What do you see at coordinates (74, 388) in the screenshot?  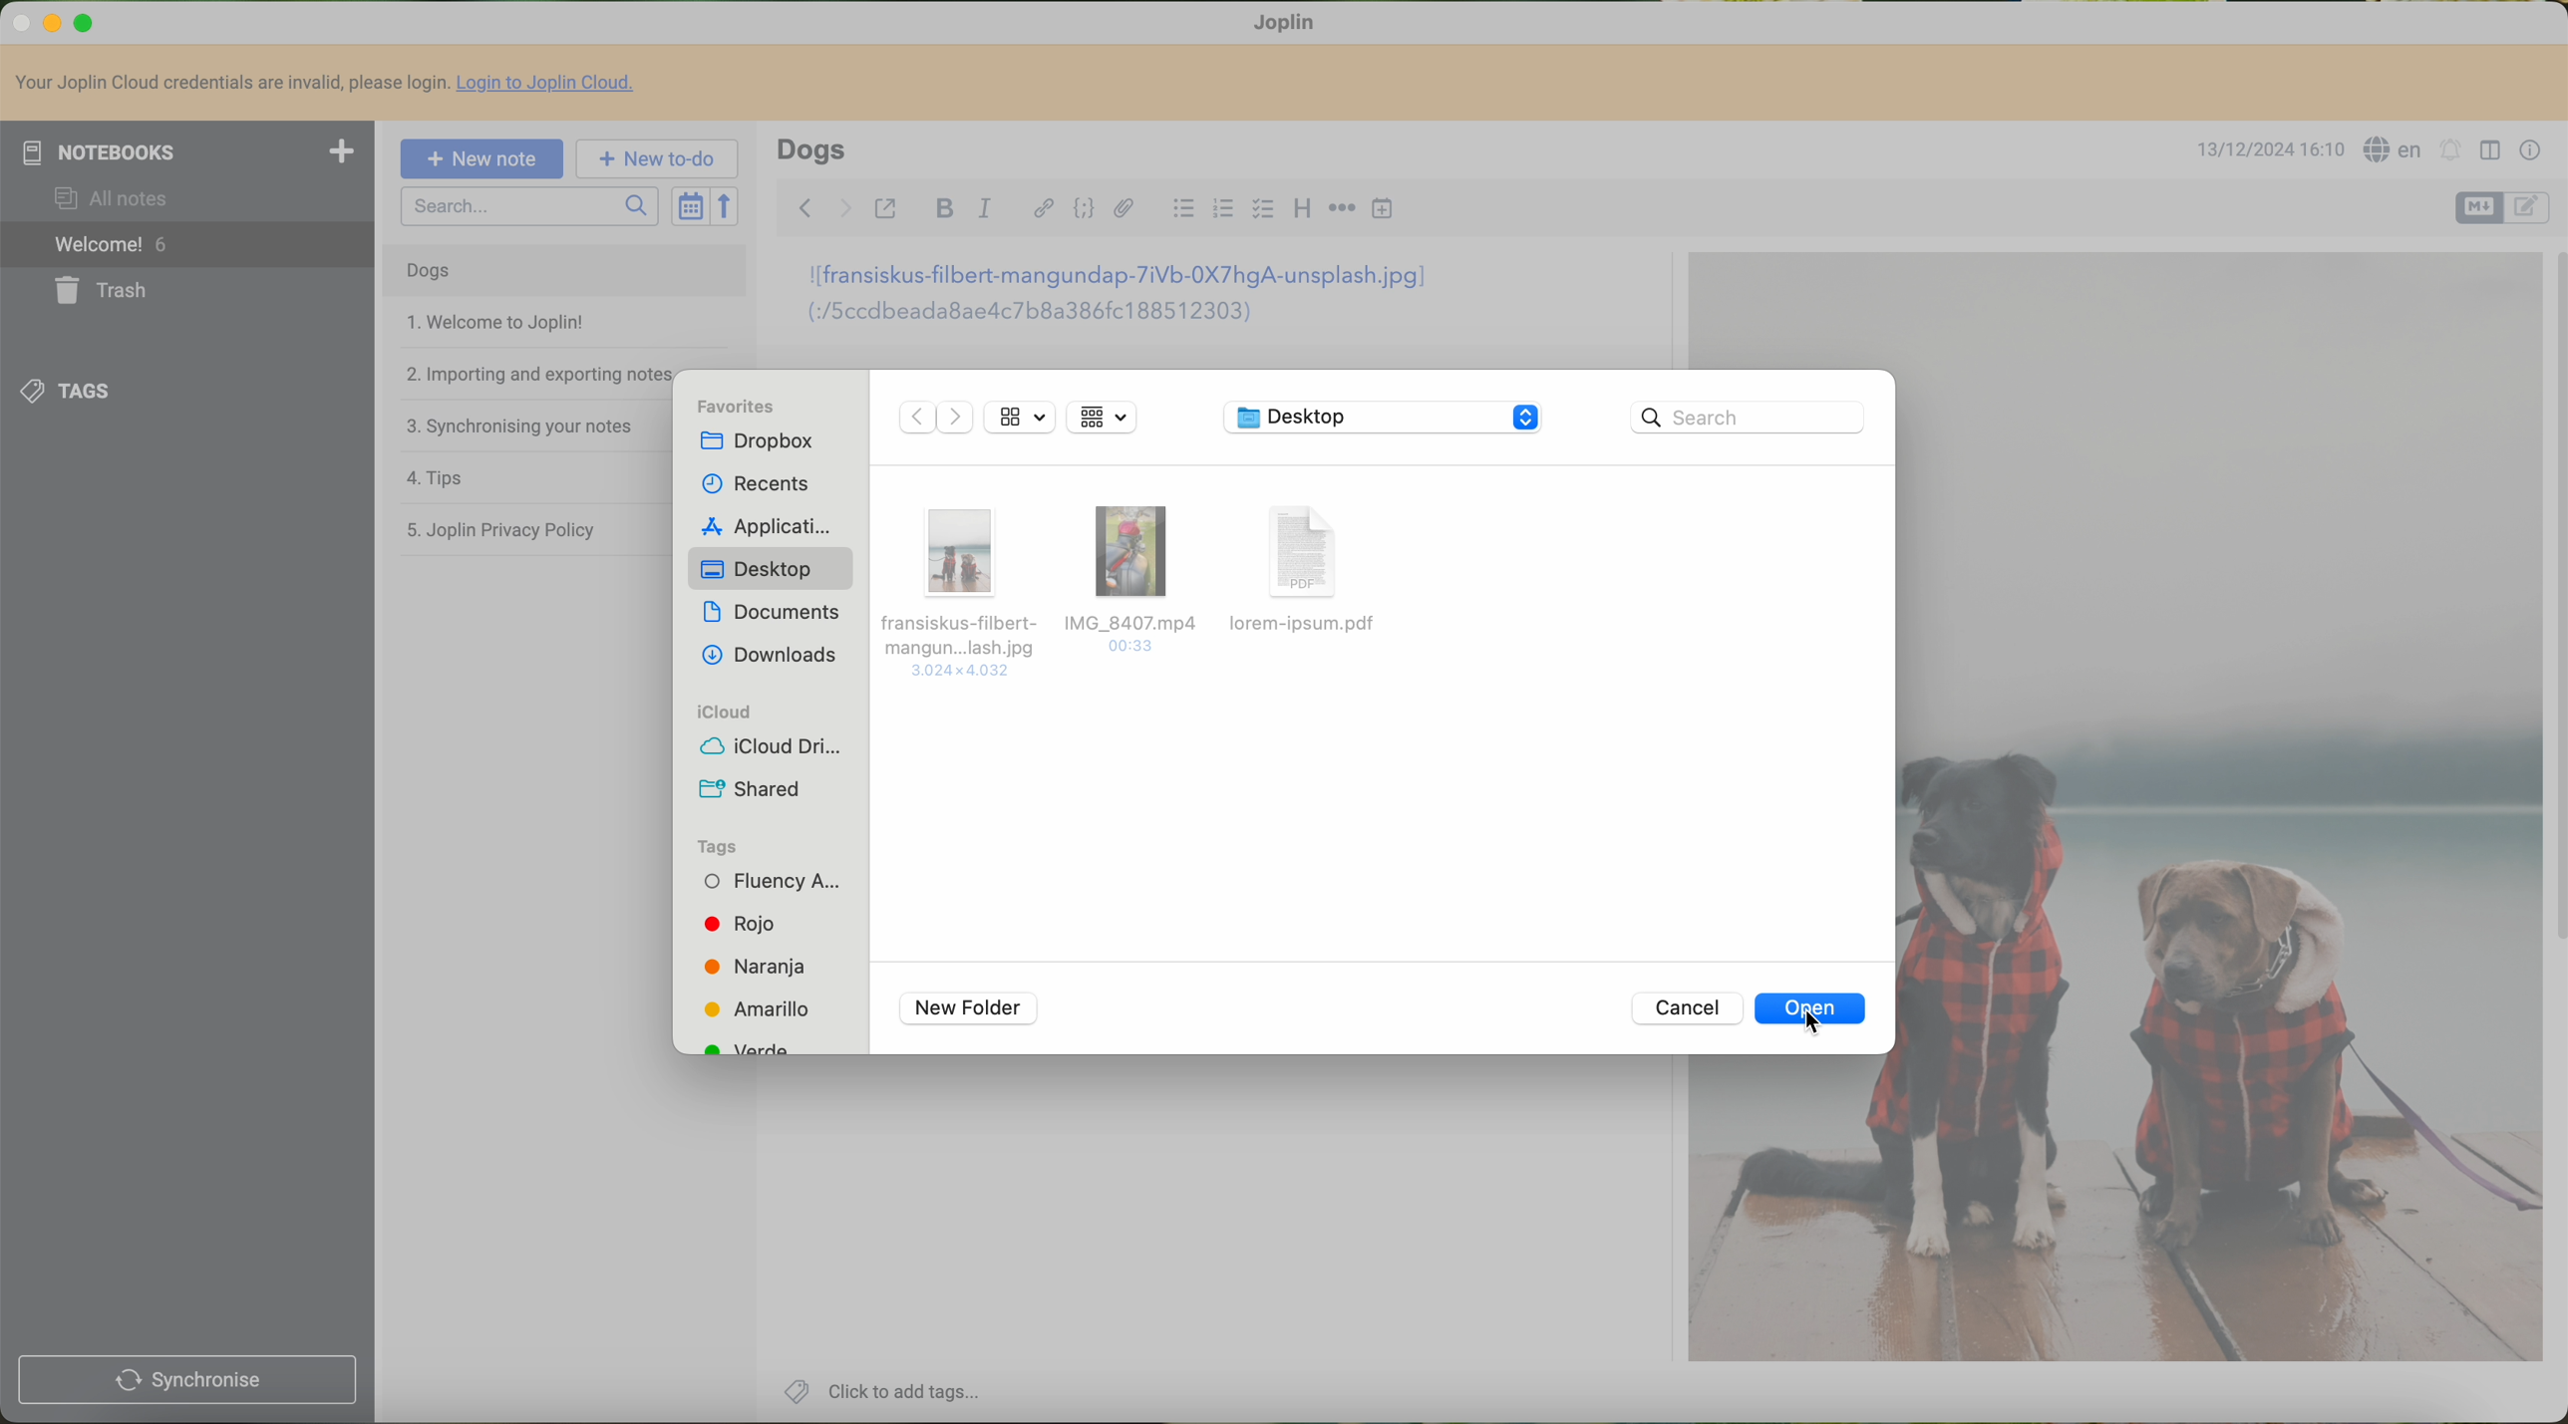 I see `tags` at bounding box center [74, 388].